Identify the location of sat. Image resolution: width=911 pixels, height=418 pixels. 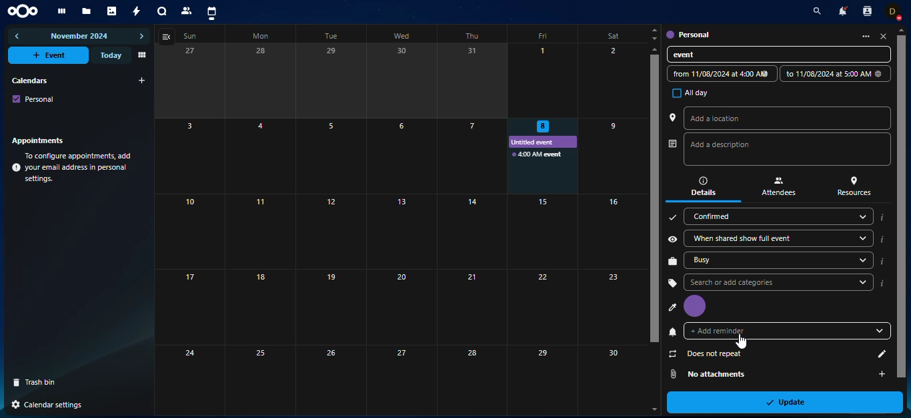
(608, 35).